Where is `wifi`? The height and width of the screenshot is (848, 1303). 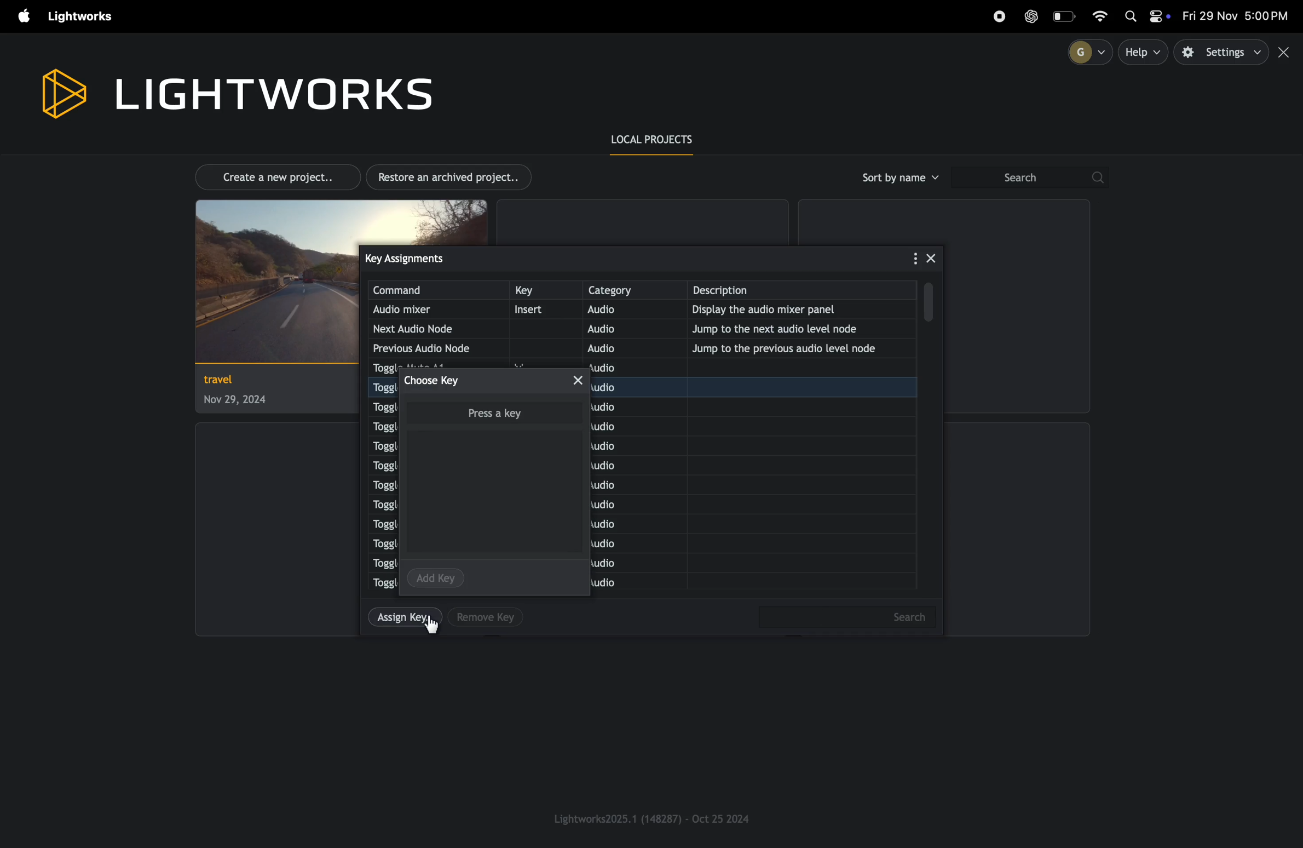 wifi is located at coordinates (1105, 15).